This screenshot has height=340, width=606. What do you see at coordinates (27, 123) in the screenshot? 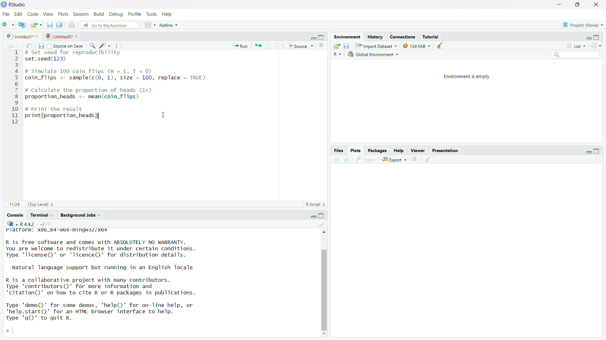
I see `typing cursor` at bounding box center [27, 123].